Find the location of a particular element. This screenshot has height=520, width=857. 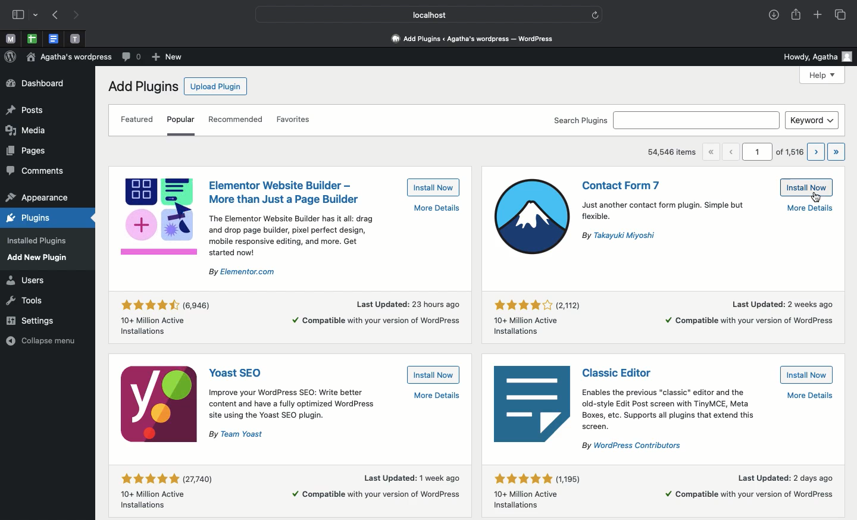

More details is located at coordinates (811, 395).